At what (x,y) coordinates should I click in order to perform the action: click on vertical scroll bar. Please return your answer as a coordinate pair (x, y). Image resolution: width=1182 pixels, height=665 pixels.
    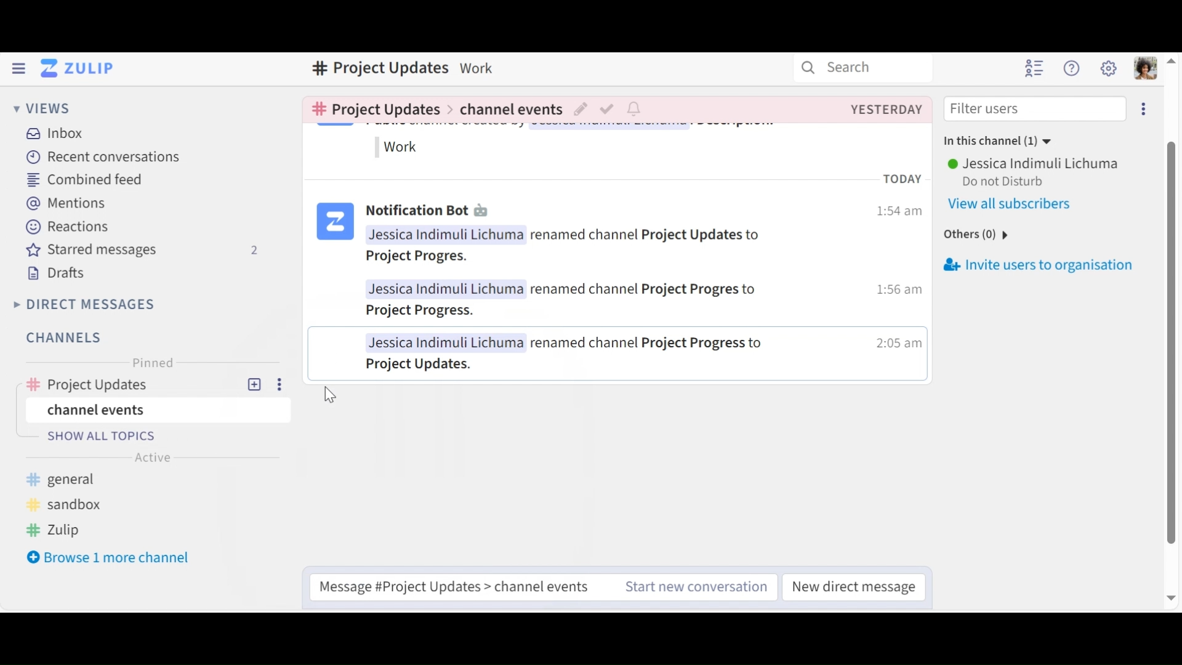
    Looking at the image, I should click on (1174, 342).